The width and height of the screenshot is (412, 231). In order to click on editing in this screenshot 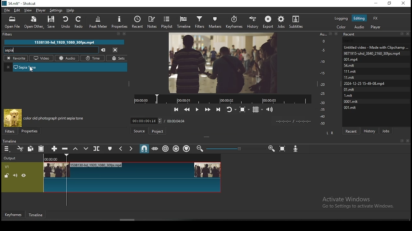, I will do `click(359, 18)`.